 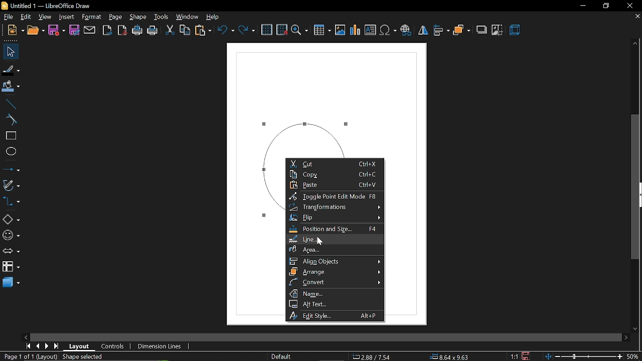 I want to click on move down, so click(x=637, y=329).